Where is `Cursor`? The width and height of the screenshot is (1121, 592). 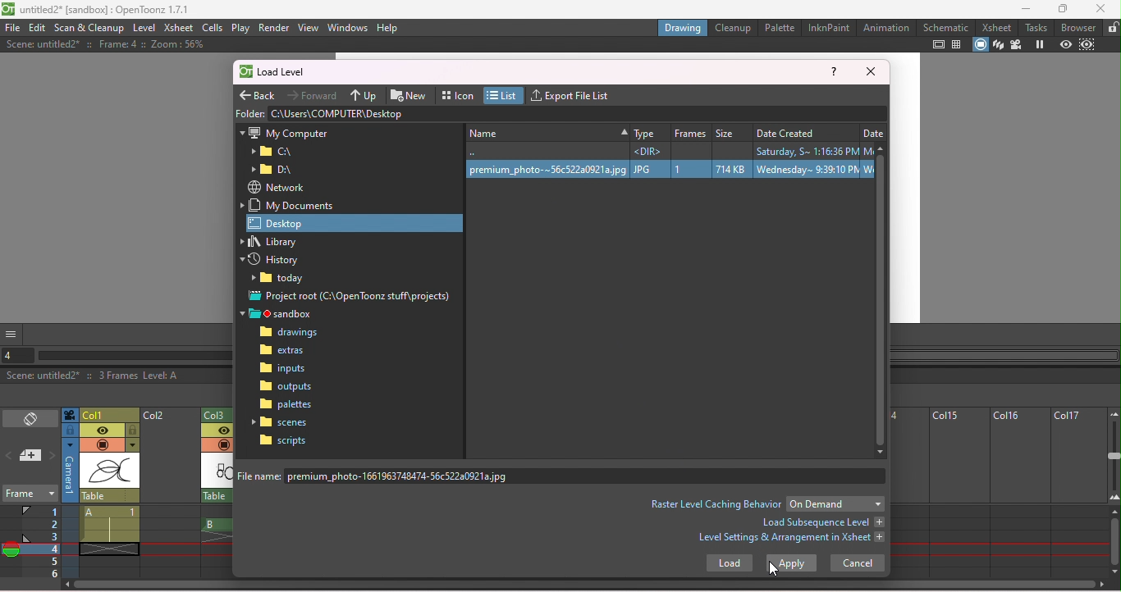 Cursor is located at coordinates (774, 568).